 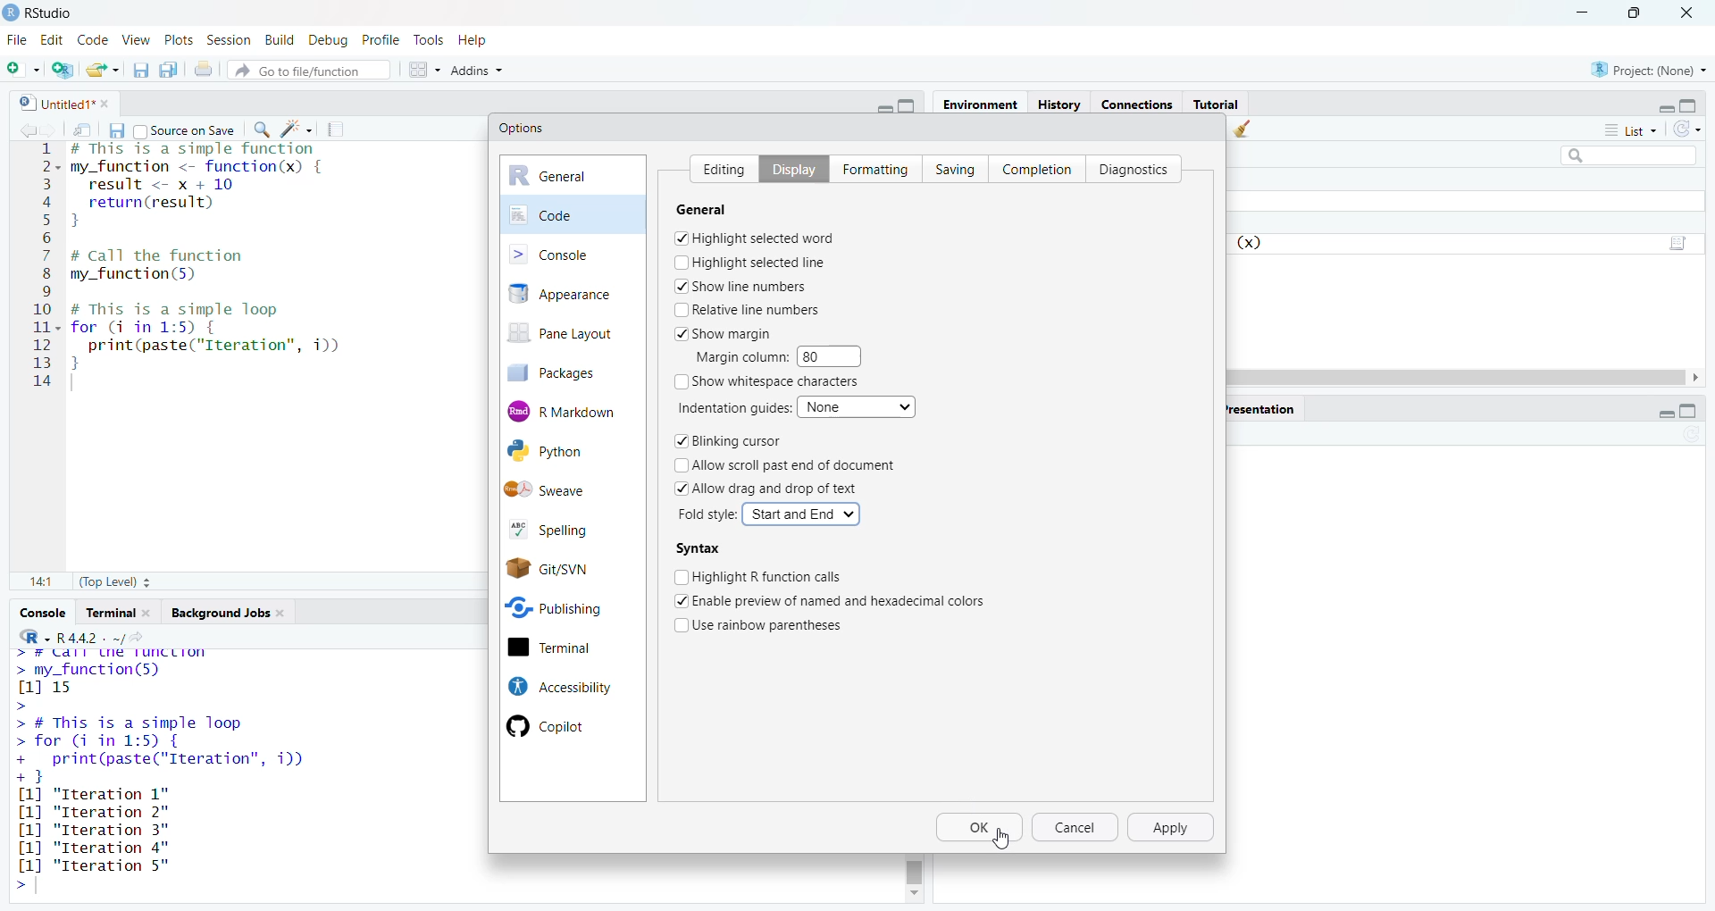 What do you see at coordinates (871, 167) in the screenshot?
I see `formatting` at bounding box center [871, 167].